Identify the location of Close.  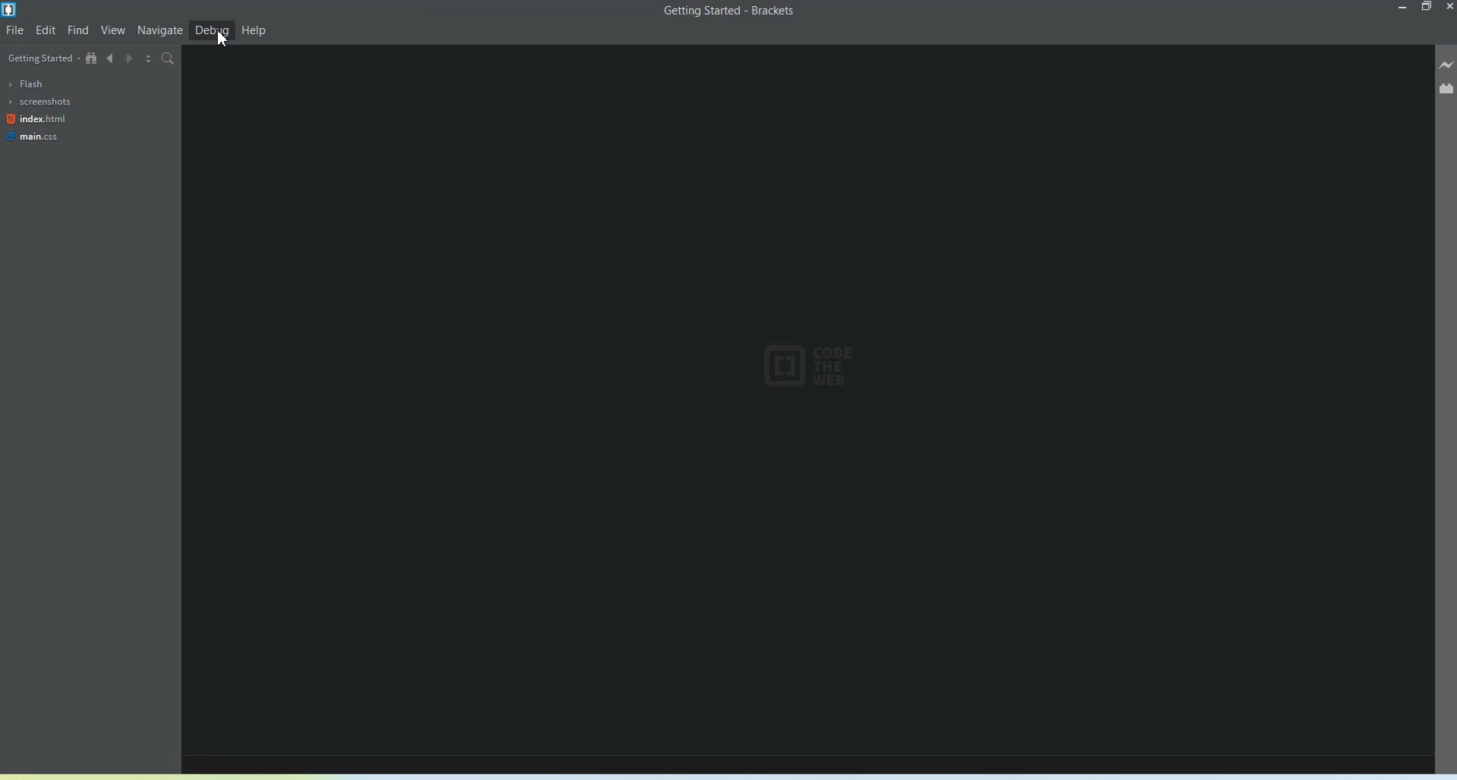
(1448, 8).